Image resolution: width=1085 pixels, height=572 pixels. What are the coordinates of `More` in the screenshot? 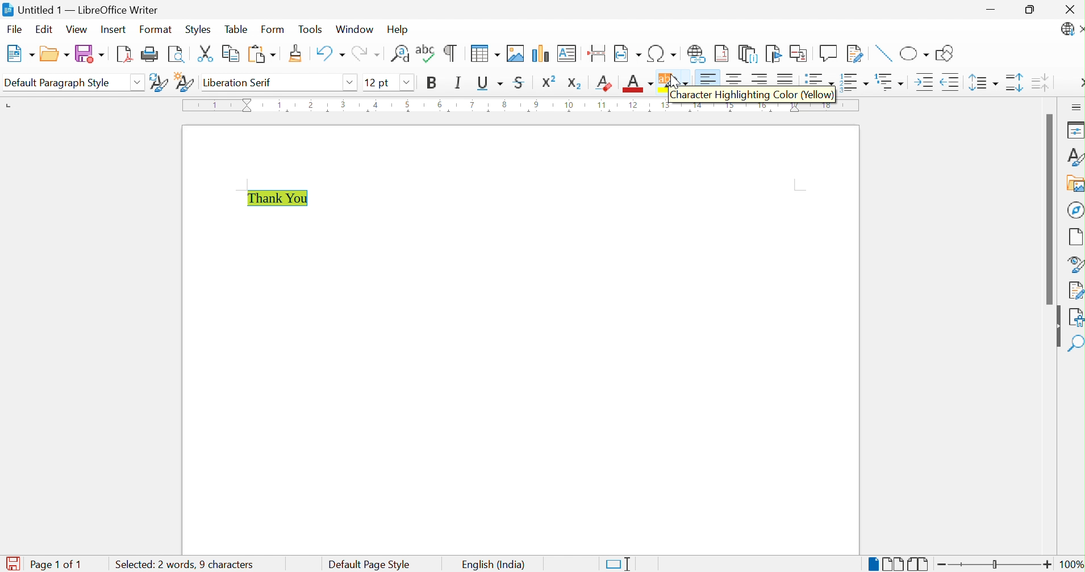 It's located at (1078, 83).